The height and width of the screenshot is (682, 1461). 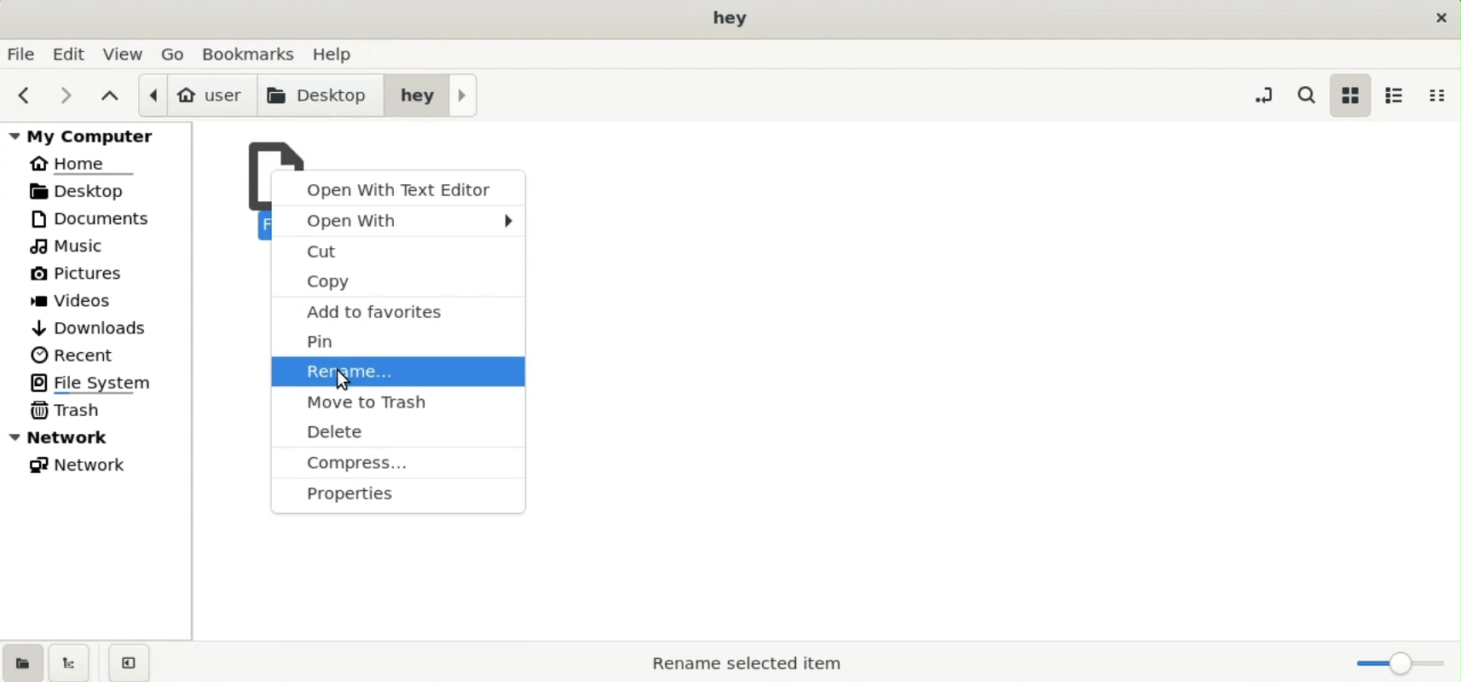 I want to click on videos, so click(x=78, y=303).